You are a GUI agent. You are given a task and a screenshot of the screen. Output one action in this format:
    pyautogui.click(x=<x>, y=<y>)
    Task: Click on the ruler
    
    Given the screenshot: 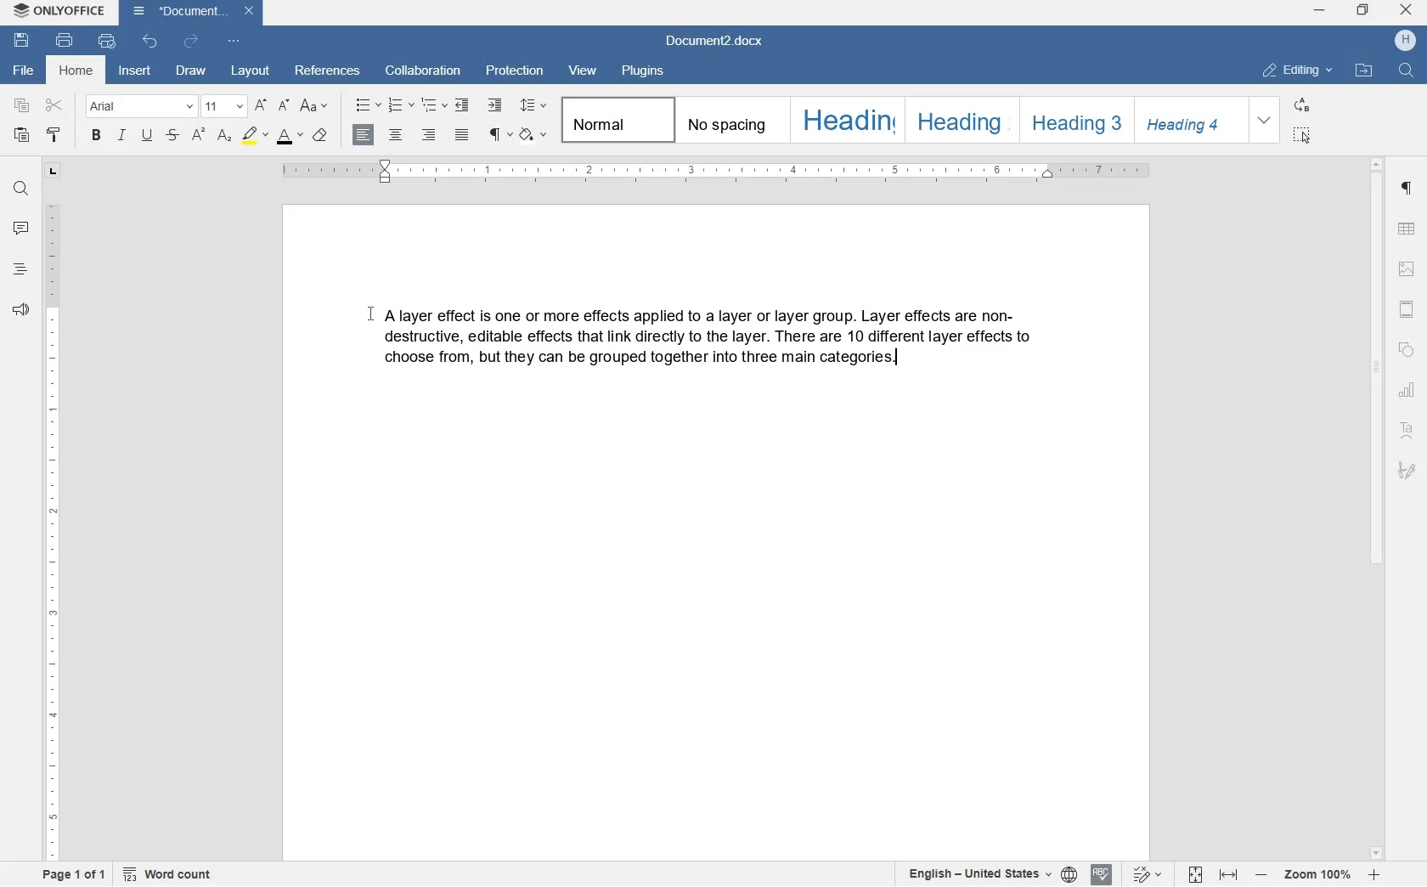 What is the action you would take?
    pyautogui.click(x=52, y=528)
    